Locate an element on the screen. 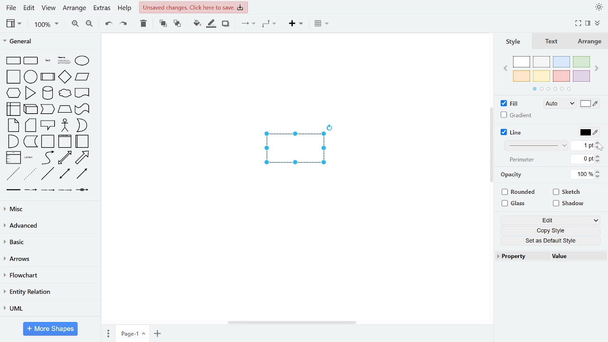 Image resolution: width=608 pixels, height=342 pixels. general is located at coordinates (49, 42).